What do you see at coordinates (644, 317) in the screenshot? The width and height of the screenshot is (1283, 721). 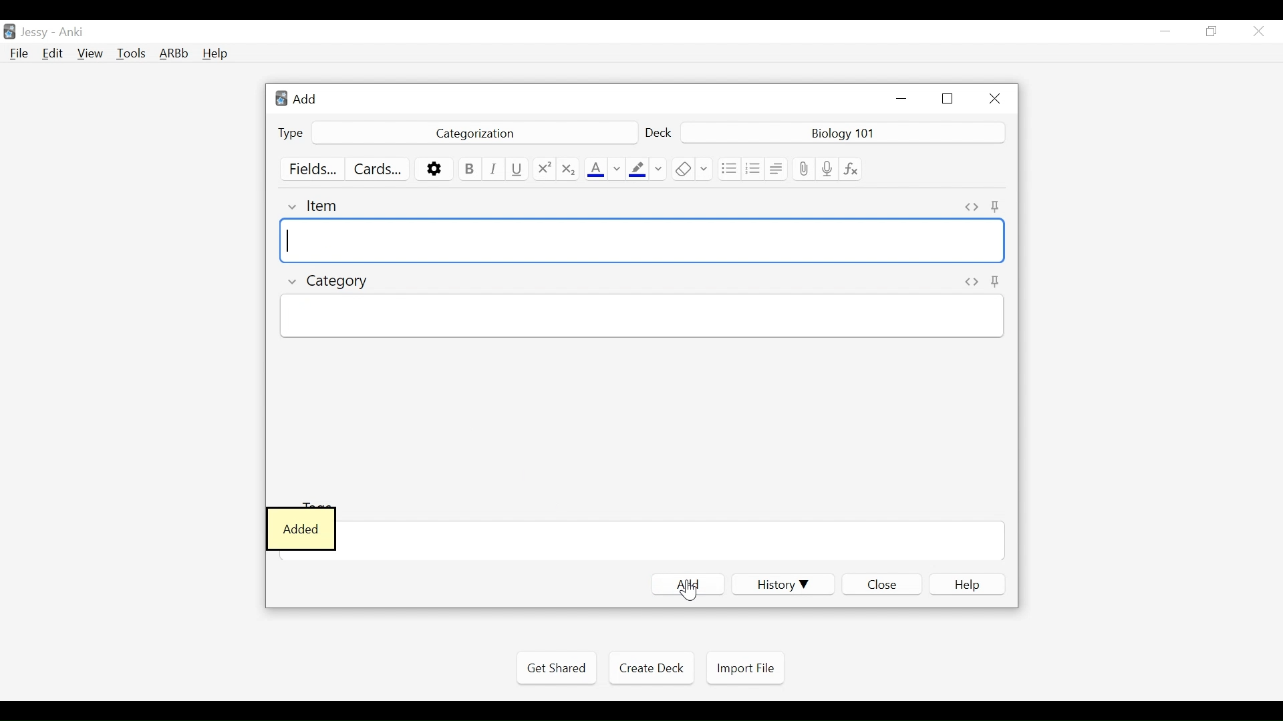 I see `Category Field` at bounding box center [644, 317].